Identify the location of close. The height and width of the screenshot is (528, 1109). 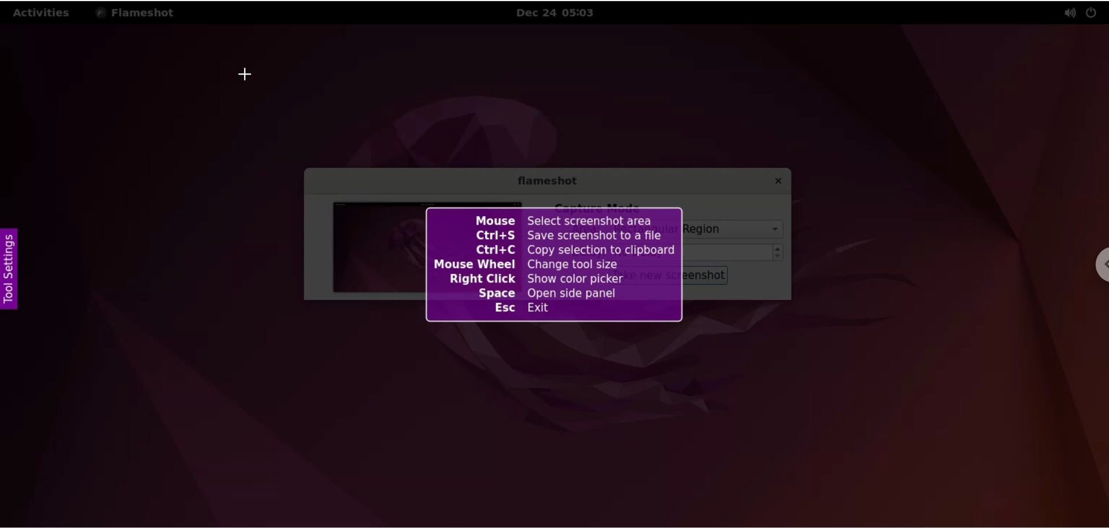
(773, 182).